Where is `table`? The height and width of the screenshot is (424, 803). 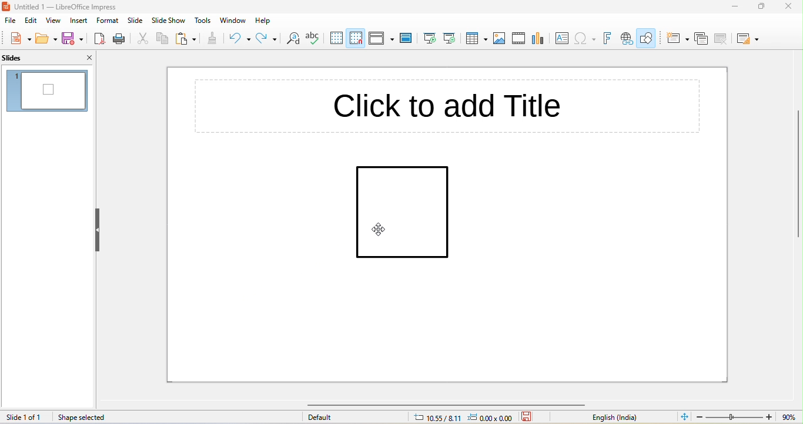 table is located at coordinates (476, 38).